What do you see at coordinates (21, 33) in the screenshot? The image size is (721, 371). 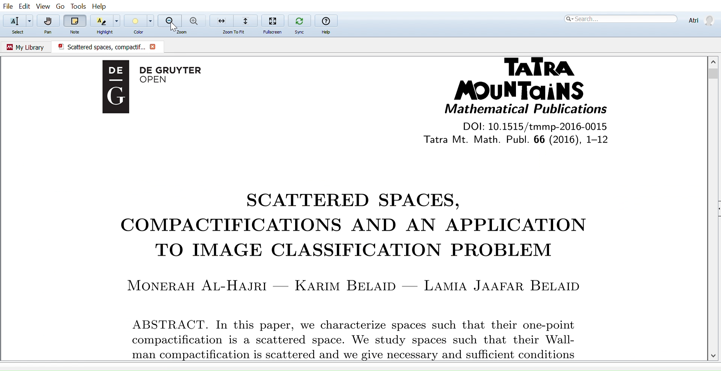 I see `Select` at bounding box center [21, 33].